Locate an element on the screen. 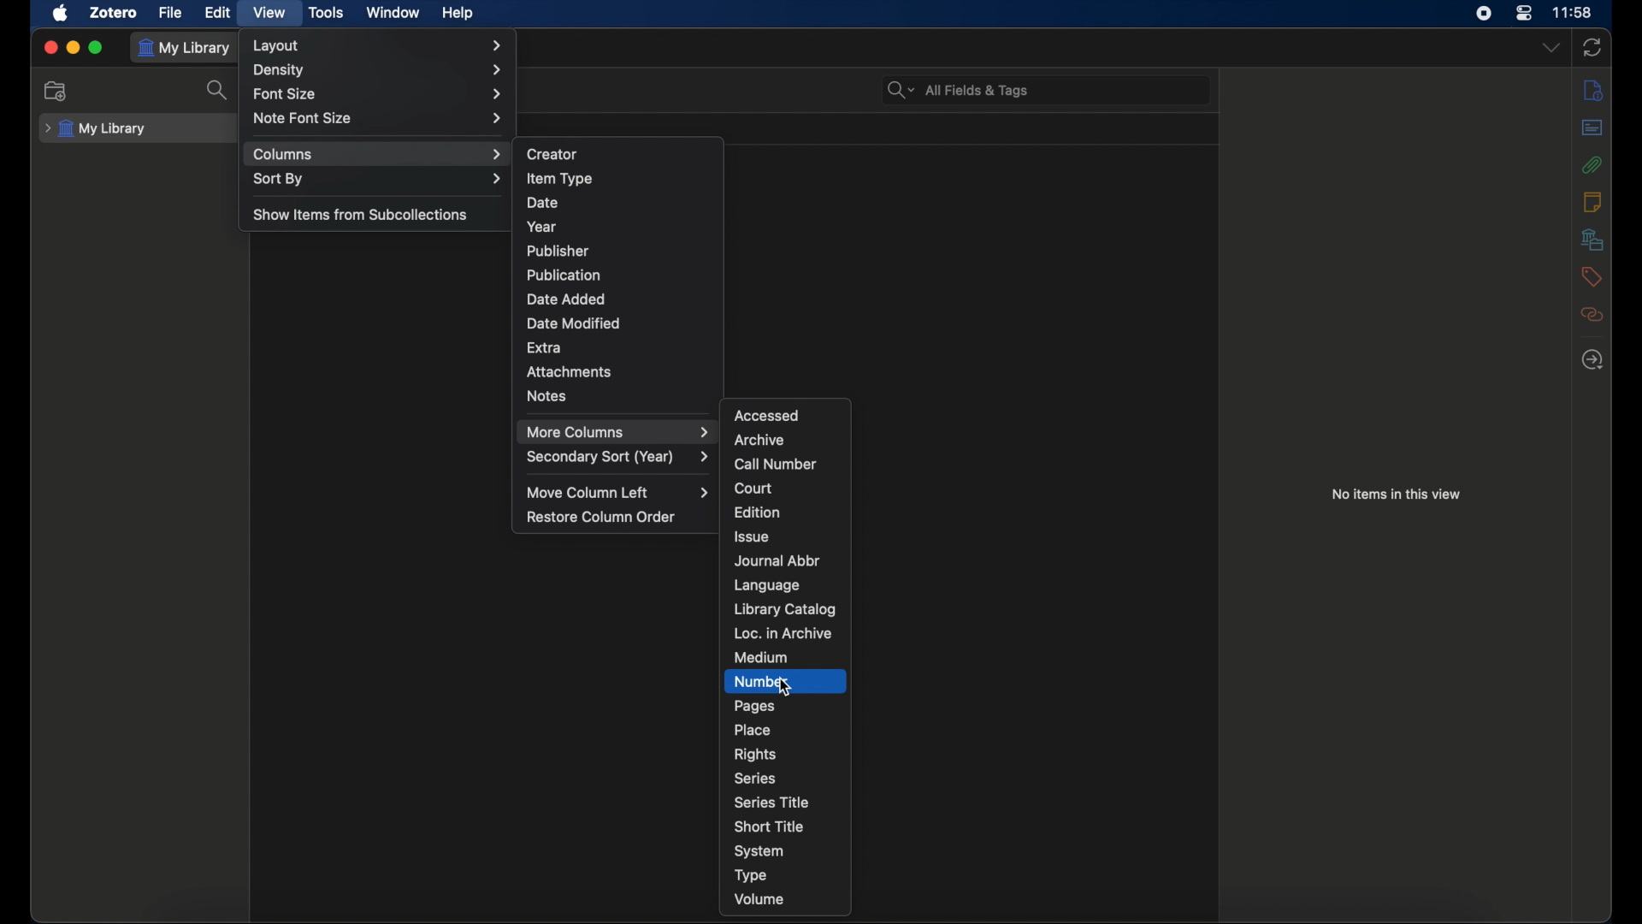 This screenshot has height=924, width=1642. font size is located at coordinates (380, 93).